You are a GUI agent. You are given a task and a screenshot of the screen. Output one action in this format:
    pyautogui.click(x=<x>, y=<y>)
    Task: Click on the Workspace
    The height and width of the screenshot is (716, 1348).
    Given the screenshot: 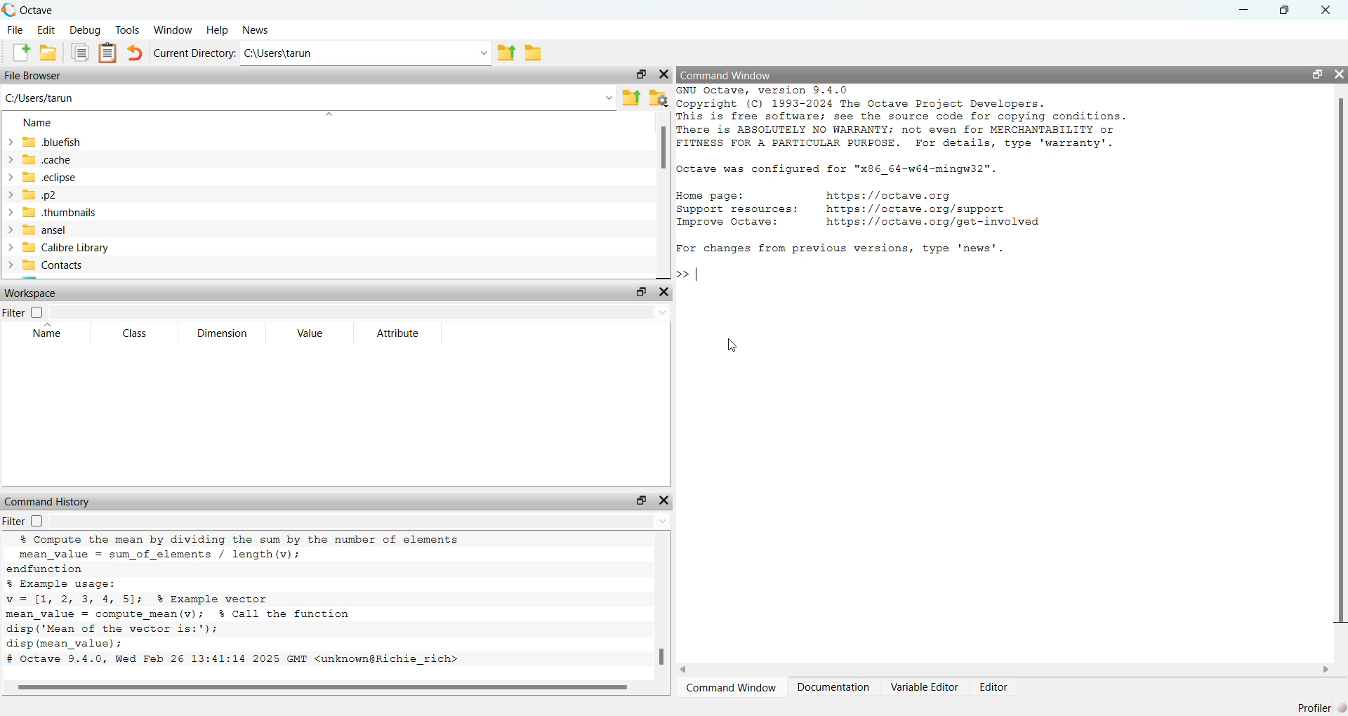 What is the action you would take?
    pyautogui.click(x=31, y=293)
    